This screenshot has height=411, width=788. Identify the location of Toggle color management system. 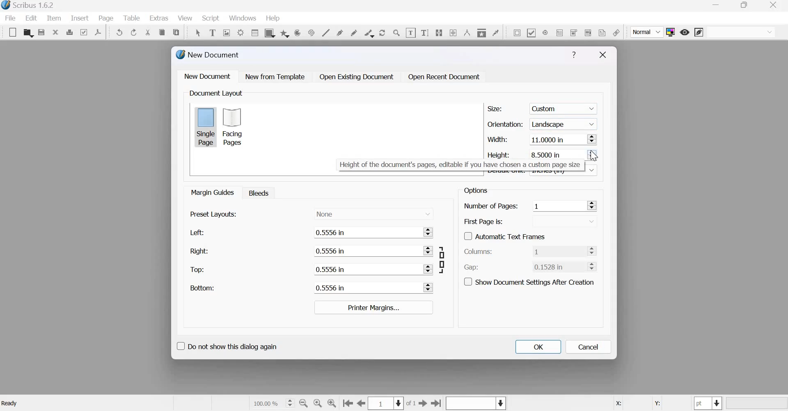
(671, 32).